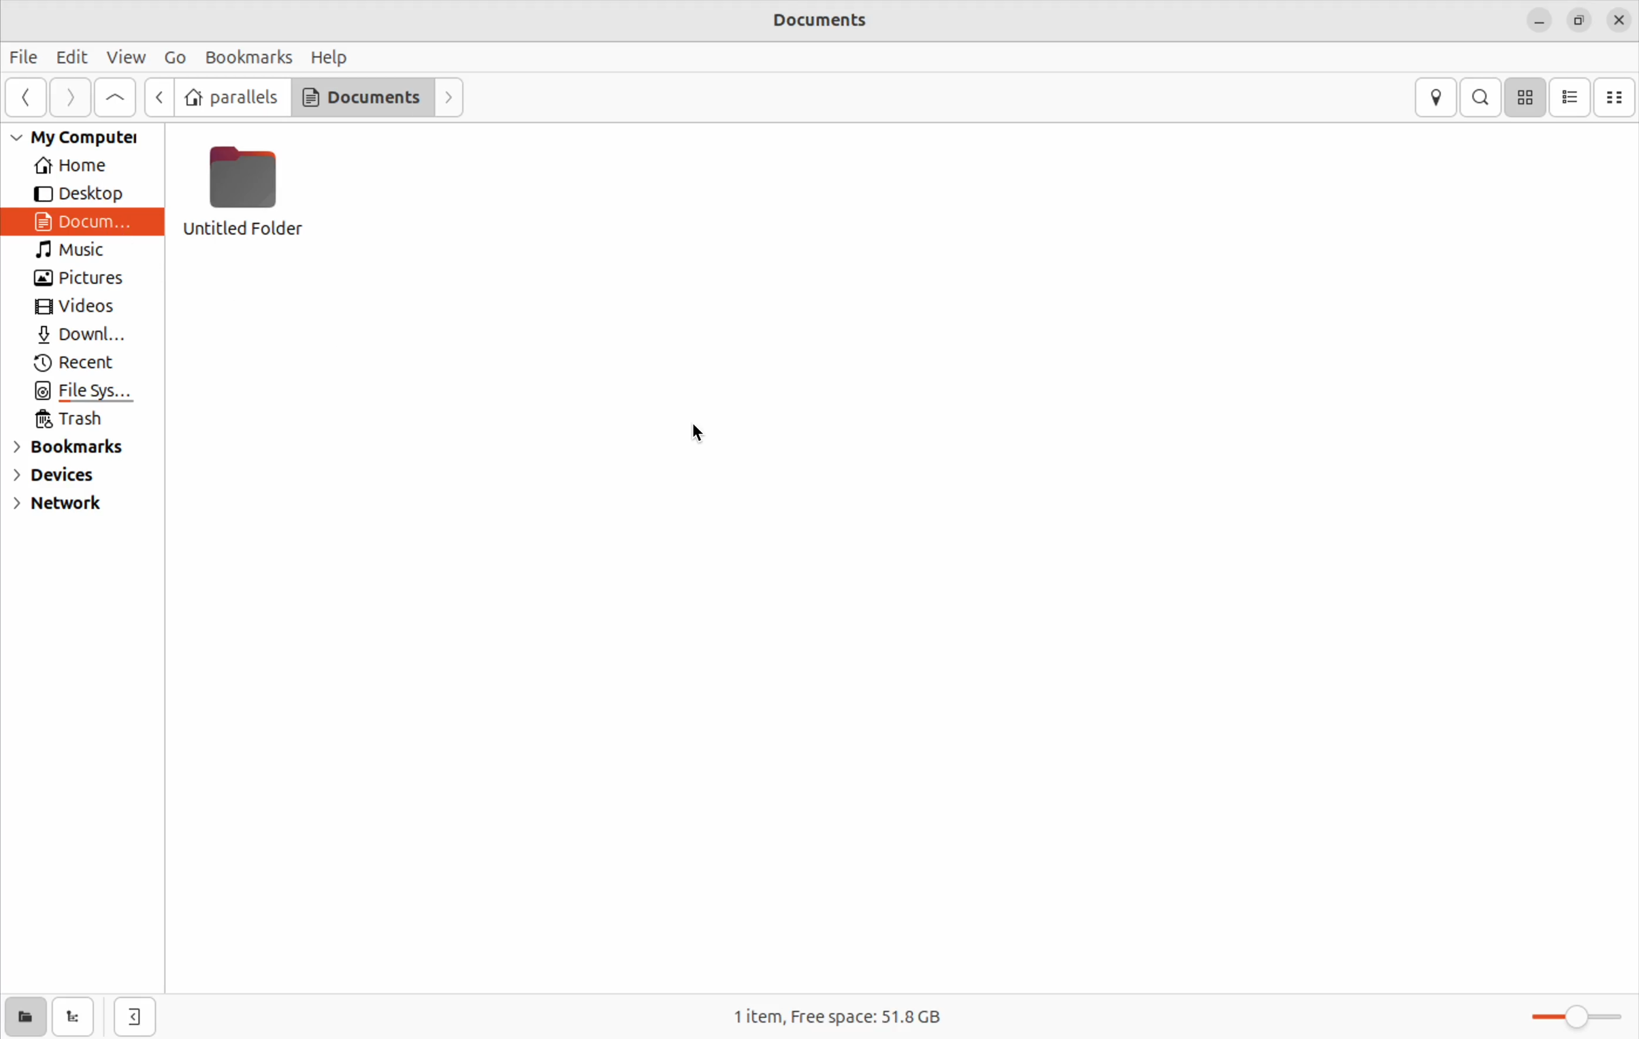 The image size is (1639, 1039). I want to click on Next, so click(453, 97).